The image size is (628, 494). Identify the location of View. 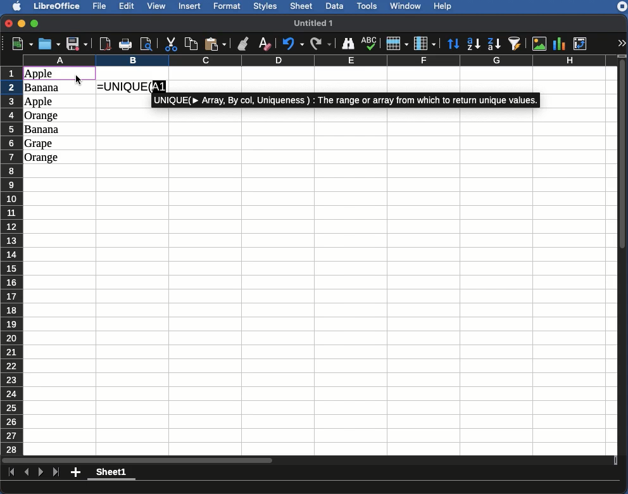
(158, 7).